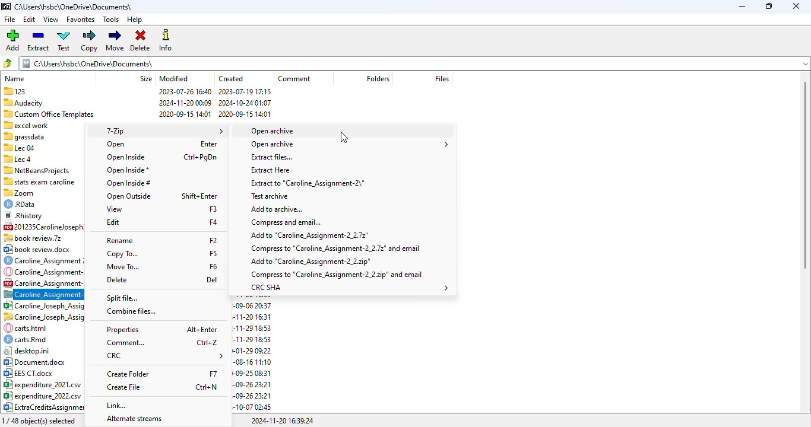  I want to click on shortcut for properties, so click(202, 329).